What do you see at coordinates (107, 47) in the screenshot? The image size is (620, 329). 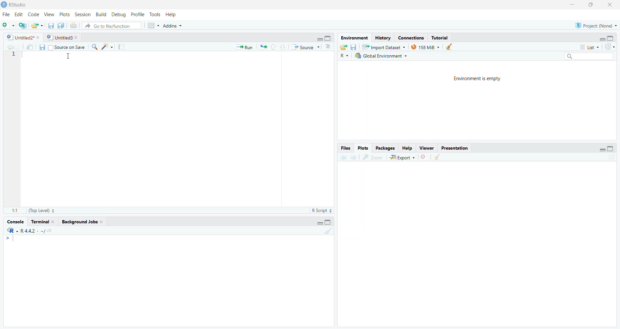 I see `Code tools` at bounding box center [107, 47].